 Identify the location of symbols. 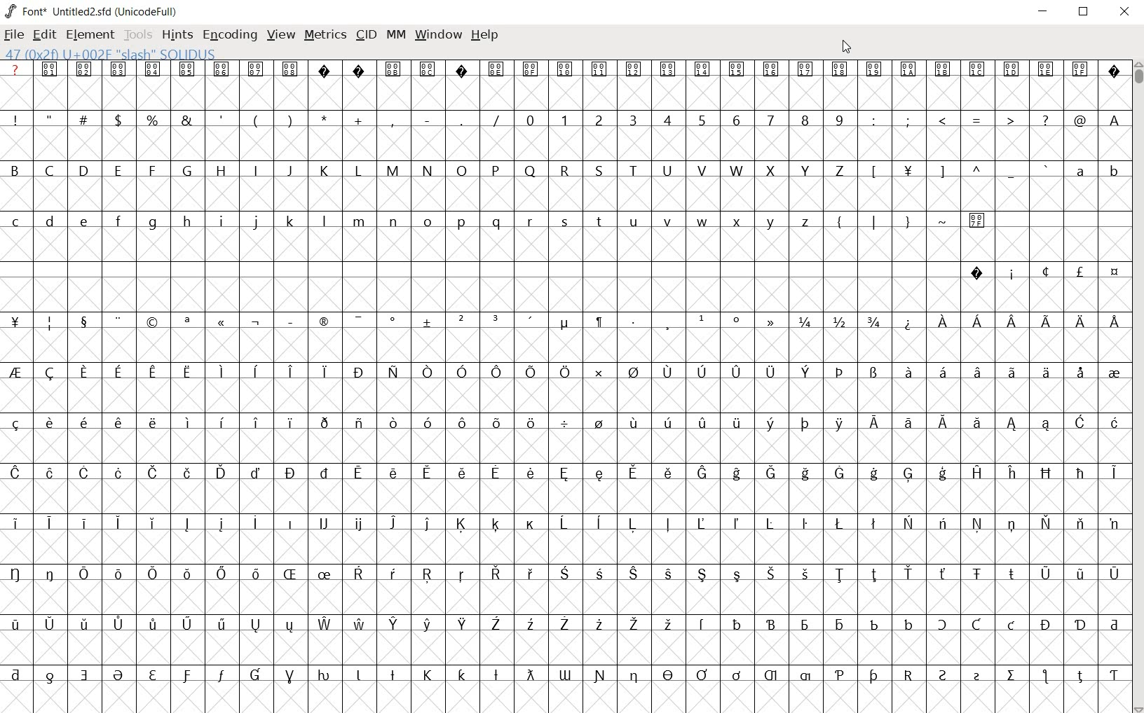
(956, 171).